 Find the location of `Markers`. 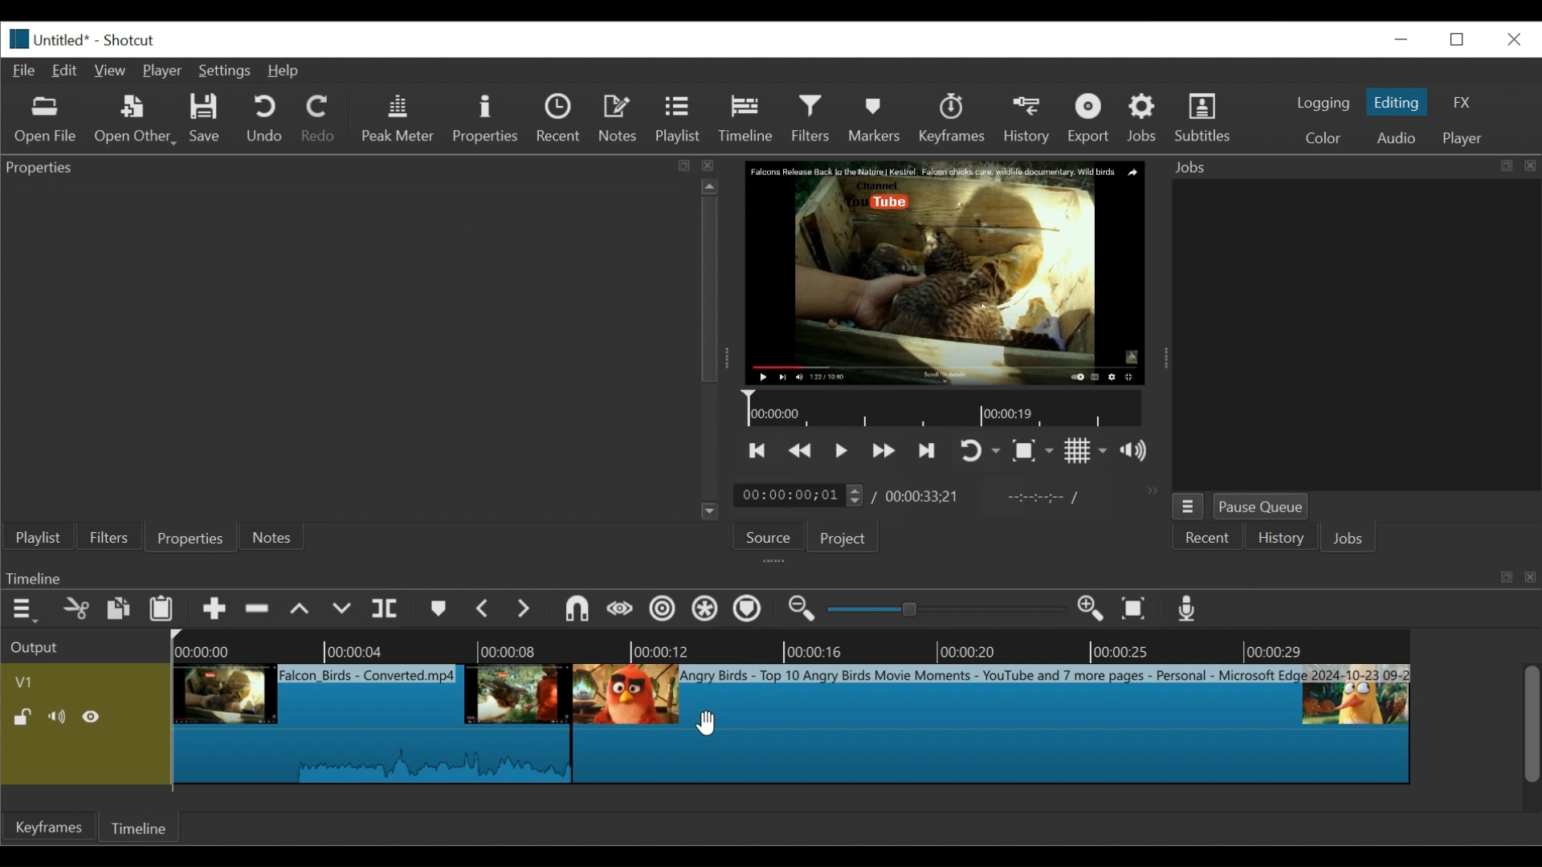

Markers is located at coordinates (439, 608).